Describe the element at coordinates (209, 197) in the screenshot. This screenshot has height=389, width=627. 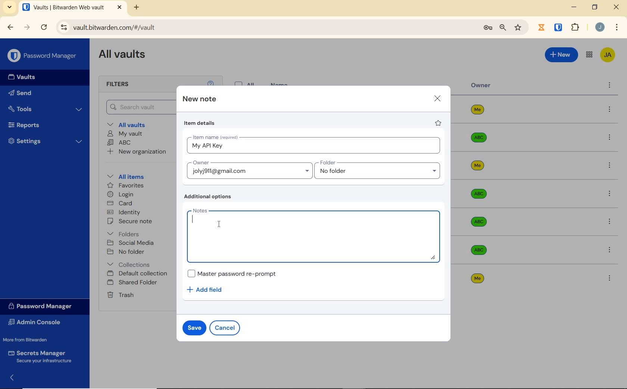
I see `Additional options` at that location.